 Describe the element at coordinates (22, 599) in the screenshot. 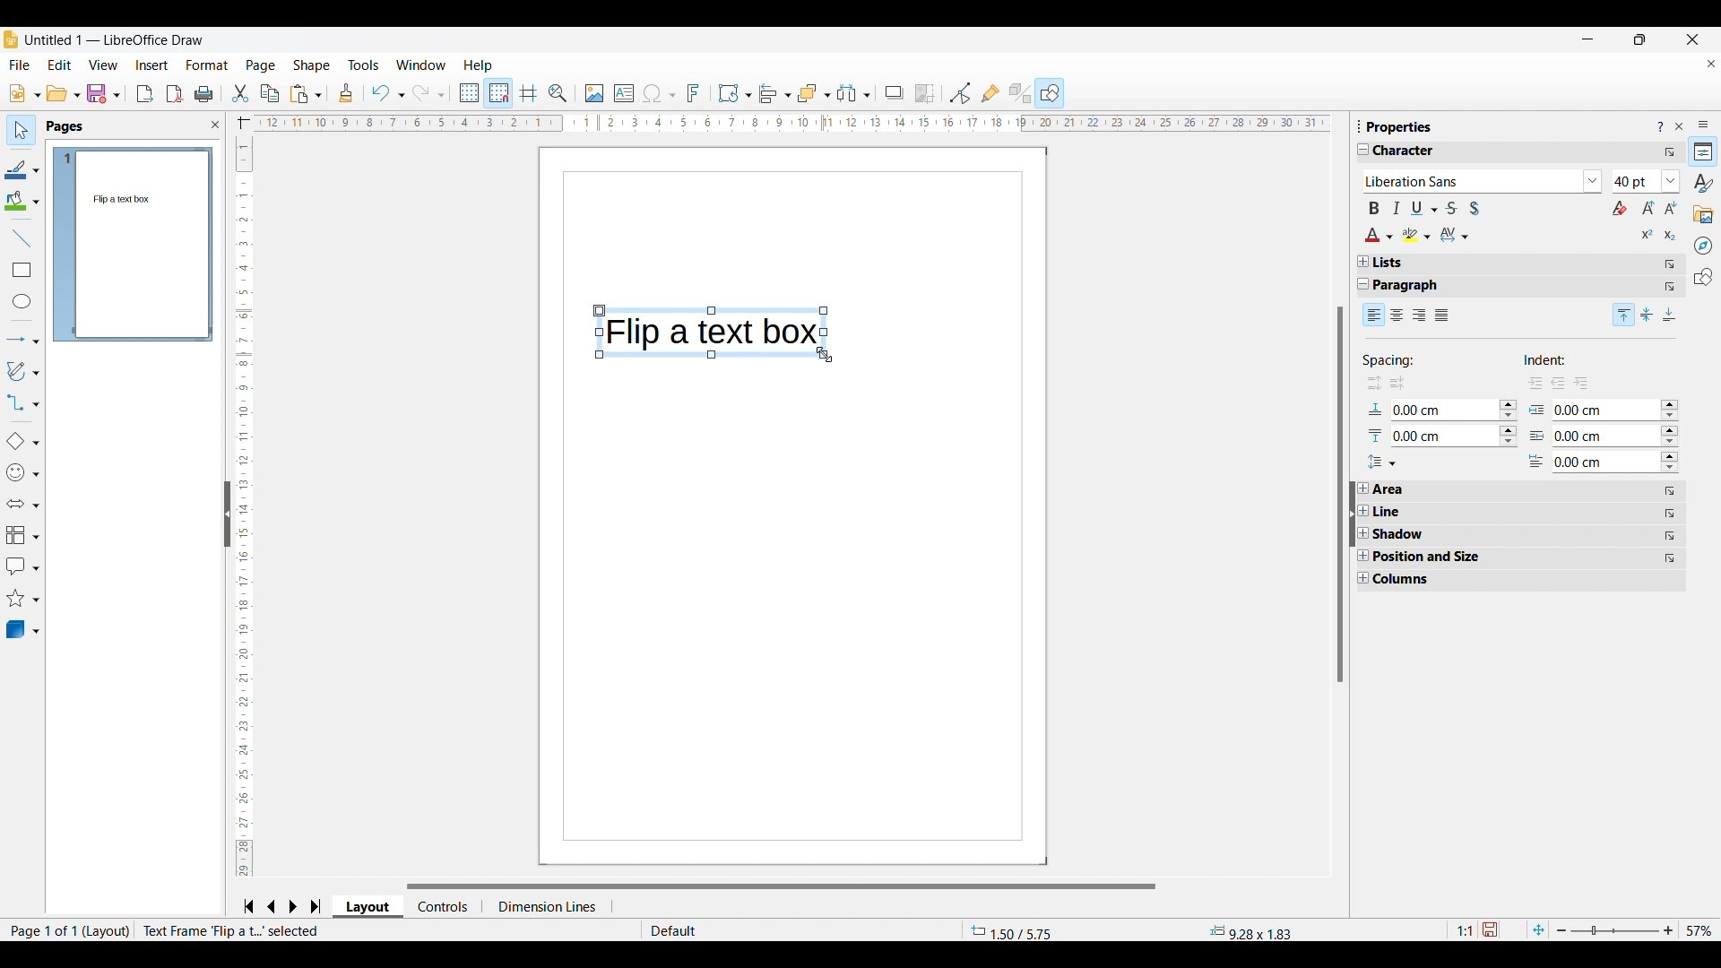

I see `Star and banner options` at that location.